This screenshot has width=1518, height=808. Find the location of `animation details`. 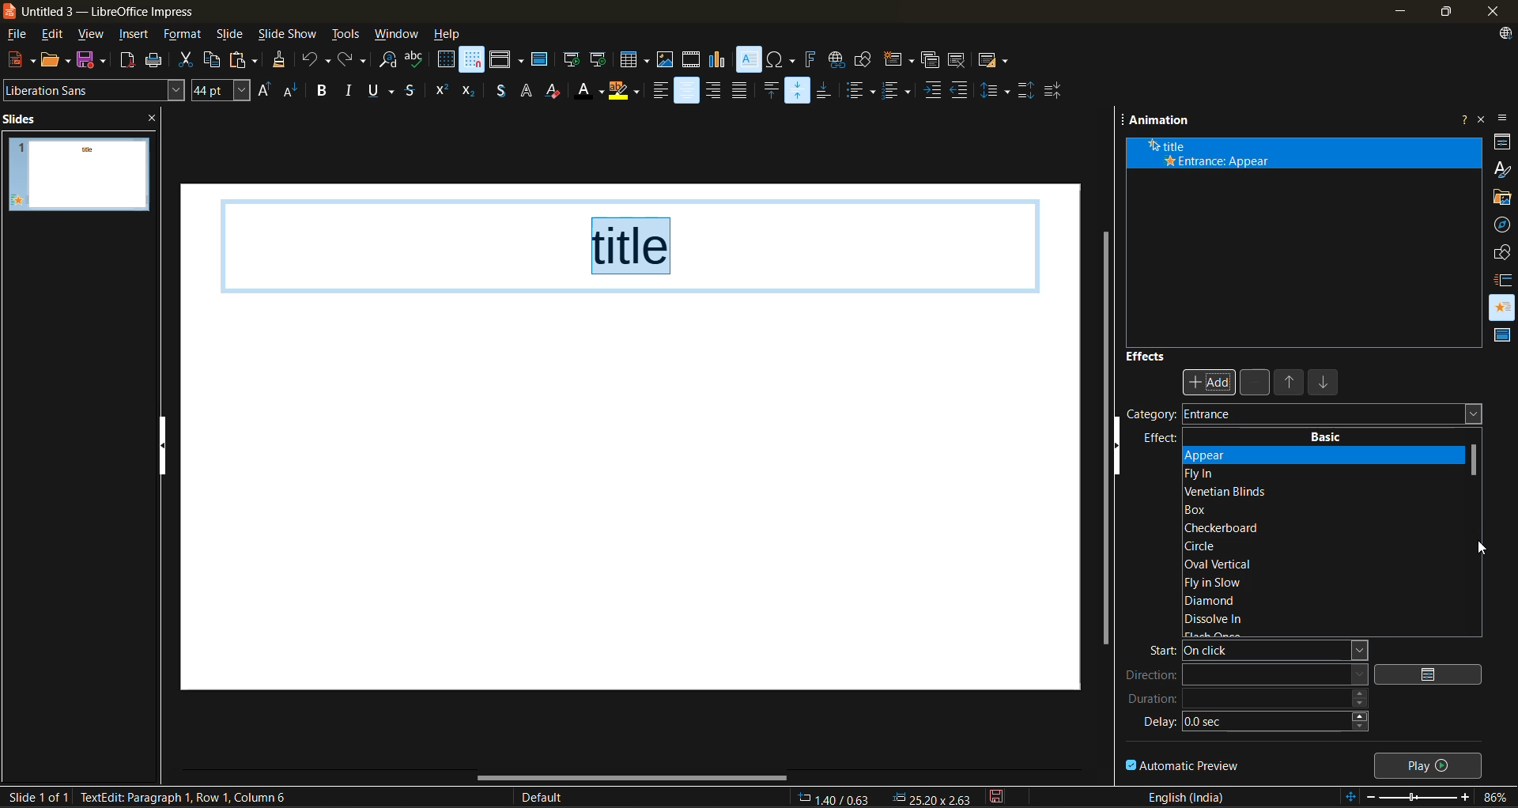

animation details is located at coordinates (1218, 154).